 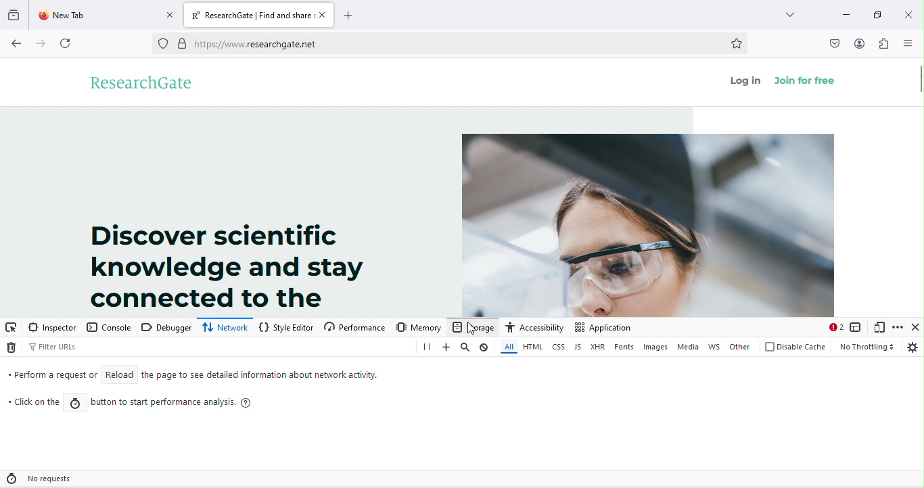 I want to click on html, so click(x=533, y=347).